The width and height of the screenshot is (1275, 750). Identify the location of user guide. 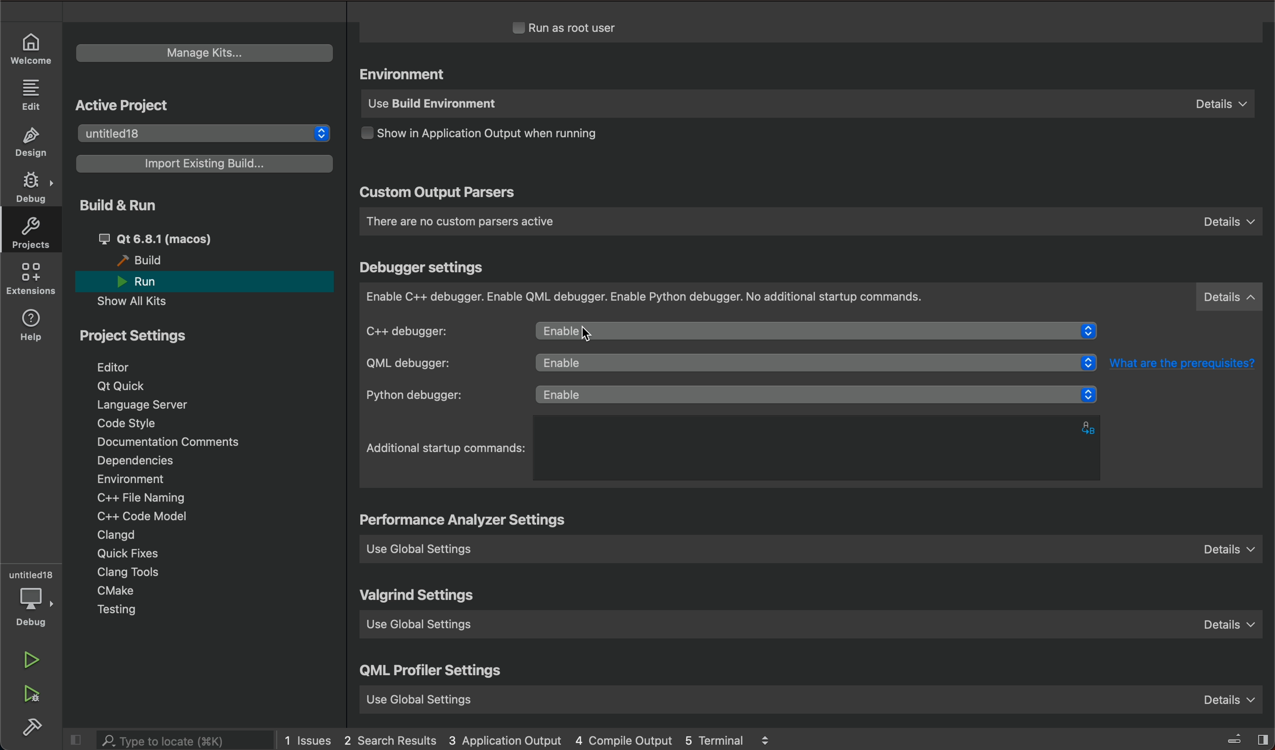
(134, 694).